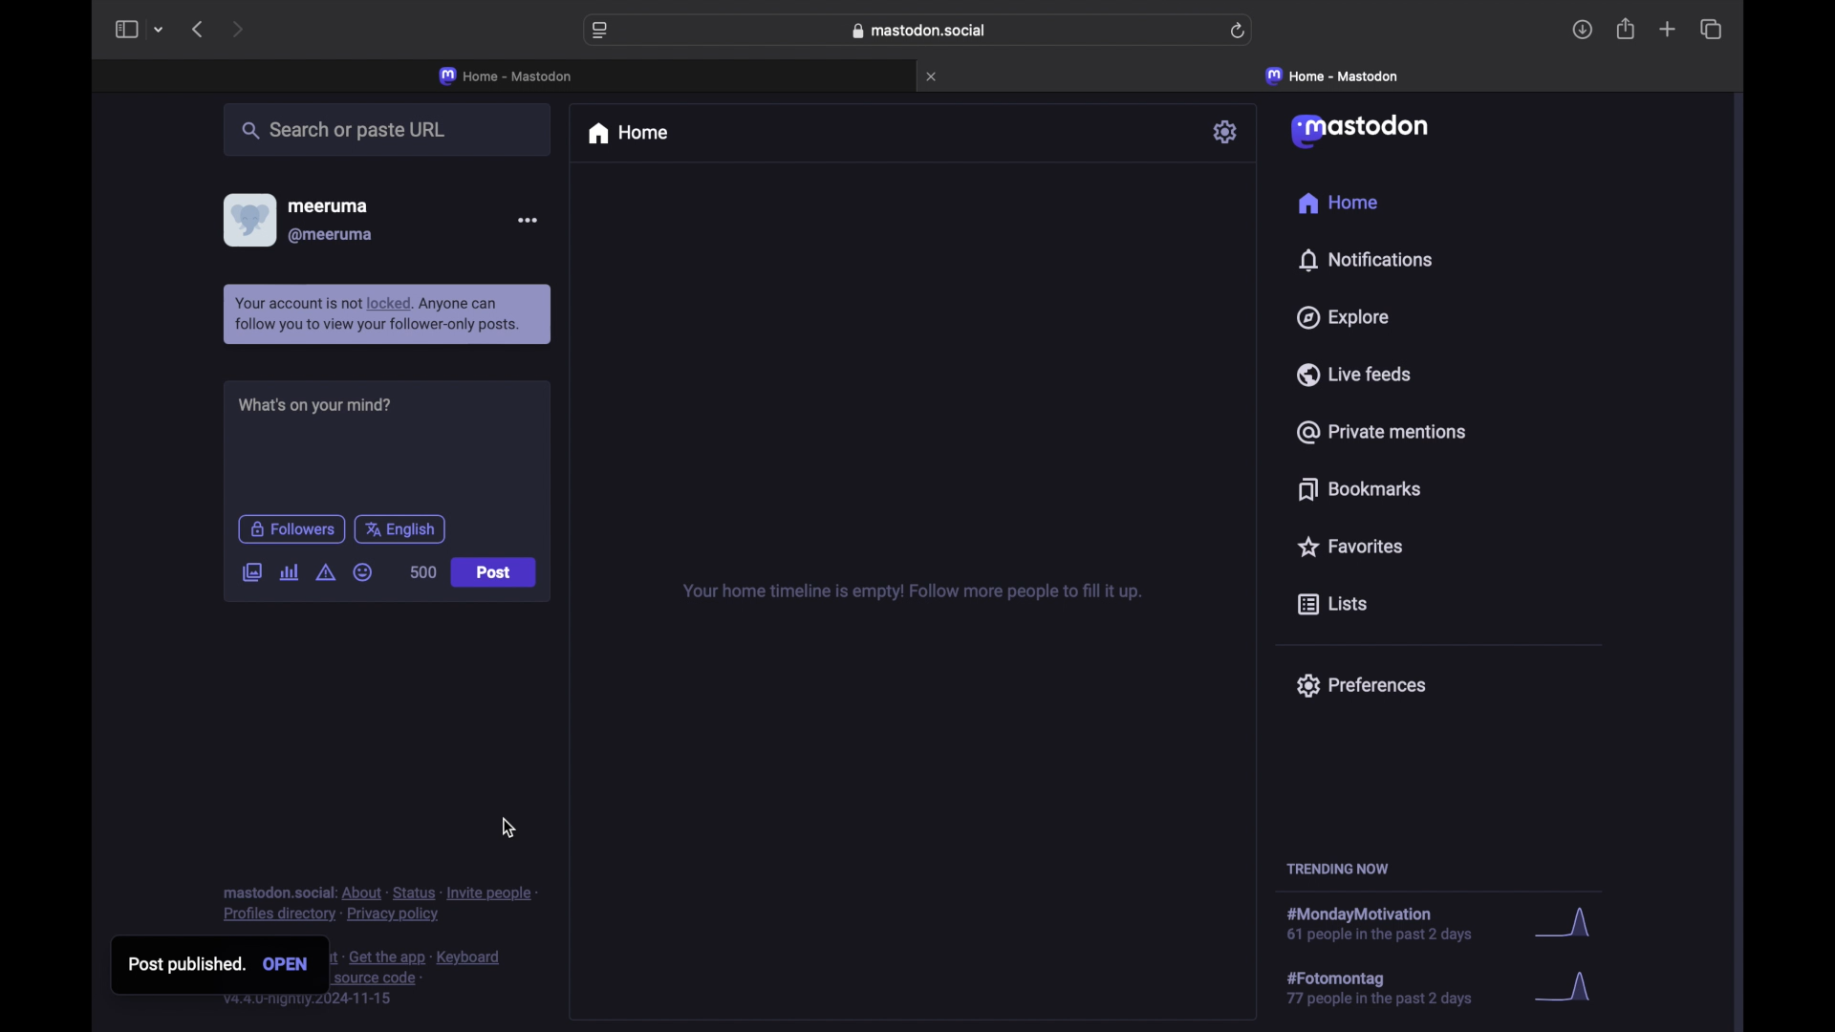 The image size is (1835, 1032). Describe the element at coordinates (124, 30) in the screenshot. I see `sidebar` at that location.